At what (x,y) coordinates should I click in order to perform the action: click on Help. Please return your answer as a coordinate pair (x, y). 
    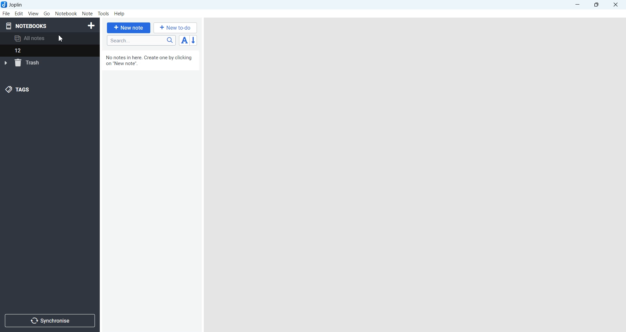
    Looking at the image, I should click on (120, 14).